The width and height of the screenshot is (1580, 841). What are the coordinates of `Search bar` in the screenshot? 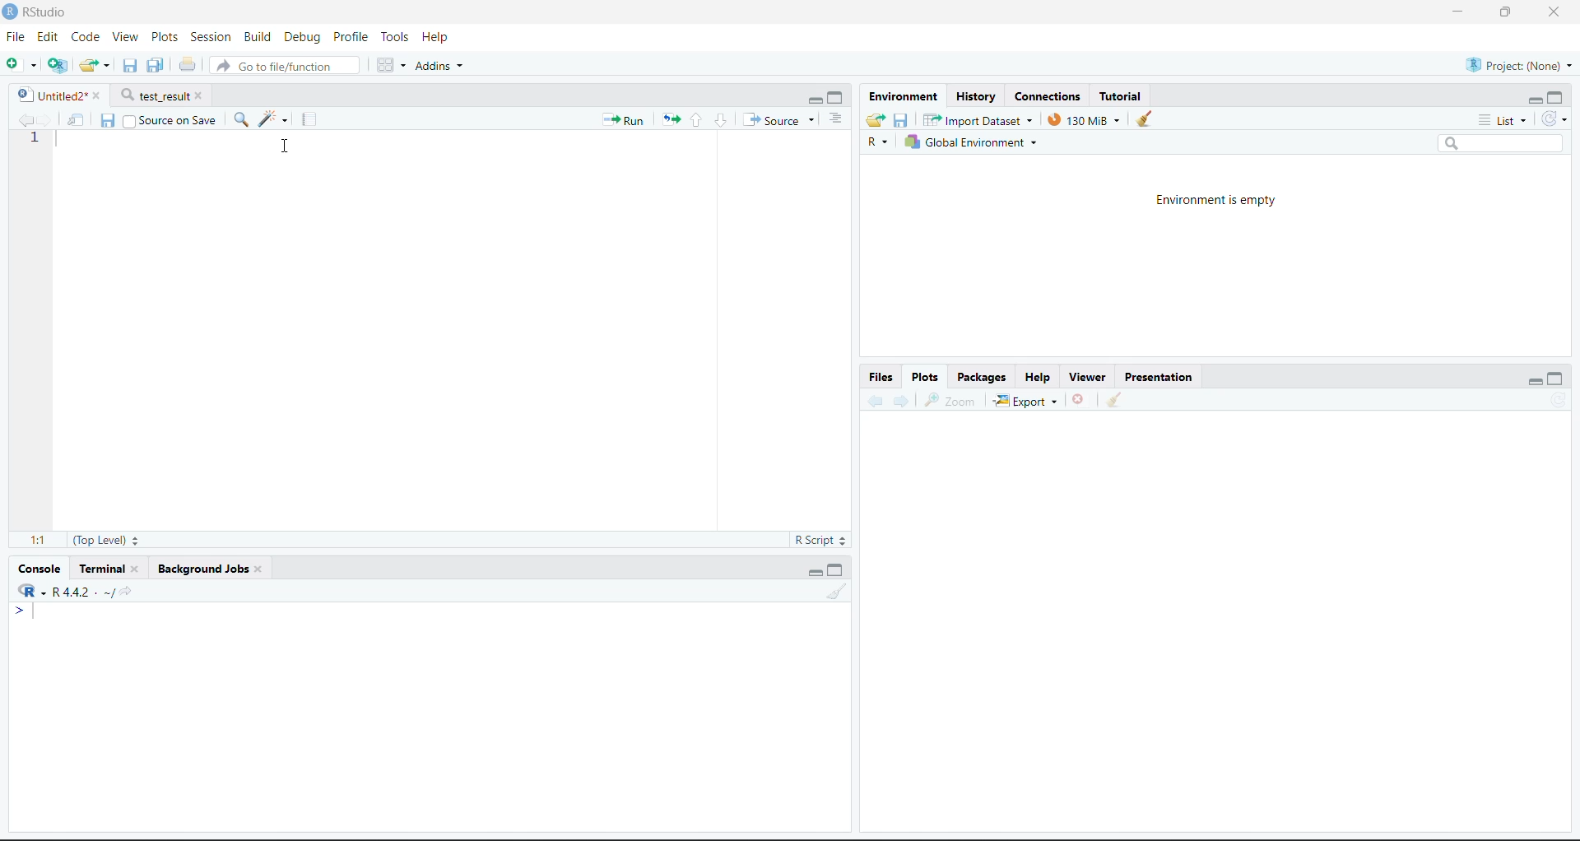 It's located at (1505, 145).